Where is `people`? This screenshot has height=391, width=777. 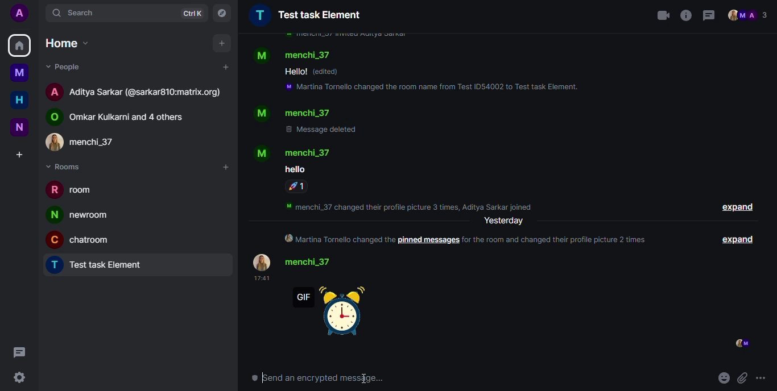
people is located at coordinates (749, 15).